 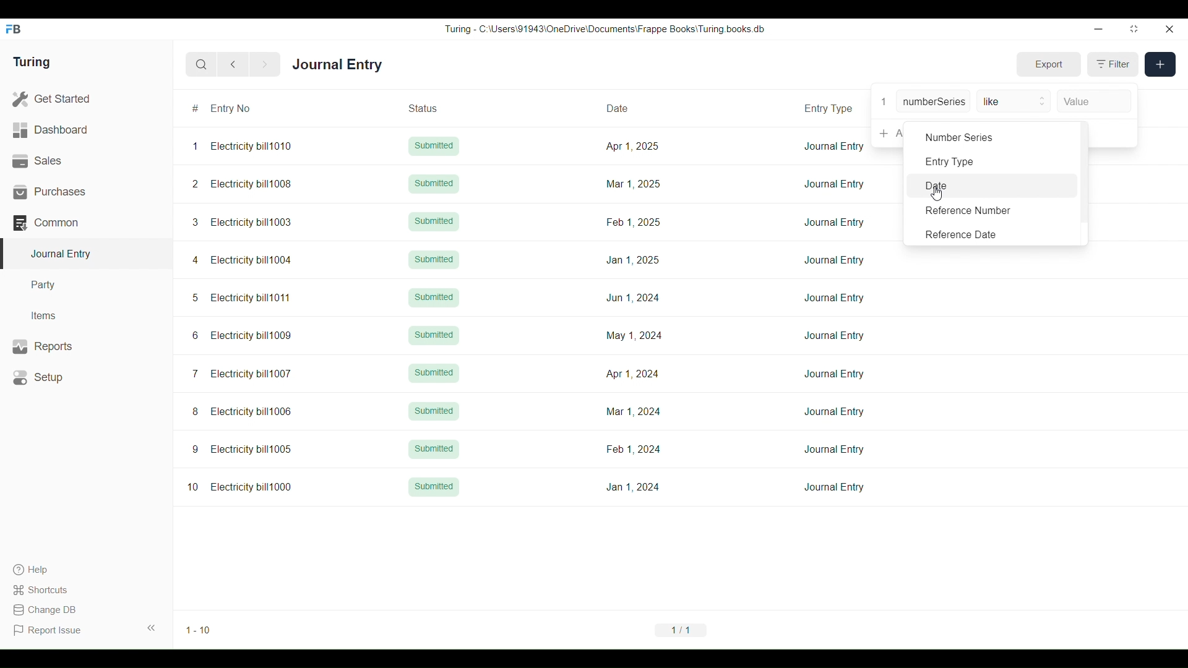 What do you see at coordinates (86, 223) in the screenshot?
I see `Common` at bounding box center [86, 223].